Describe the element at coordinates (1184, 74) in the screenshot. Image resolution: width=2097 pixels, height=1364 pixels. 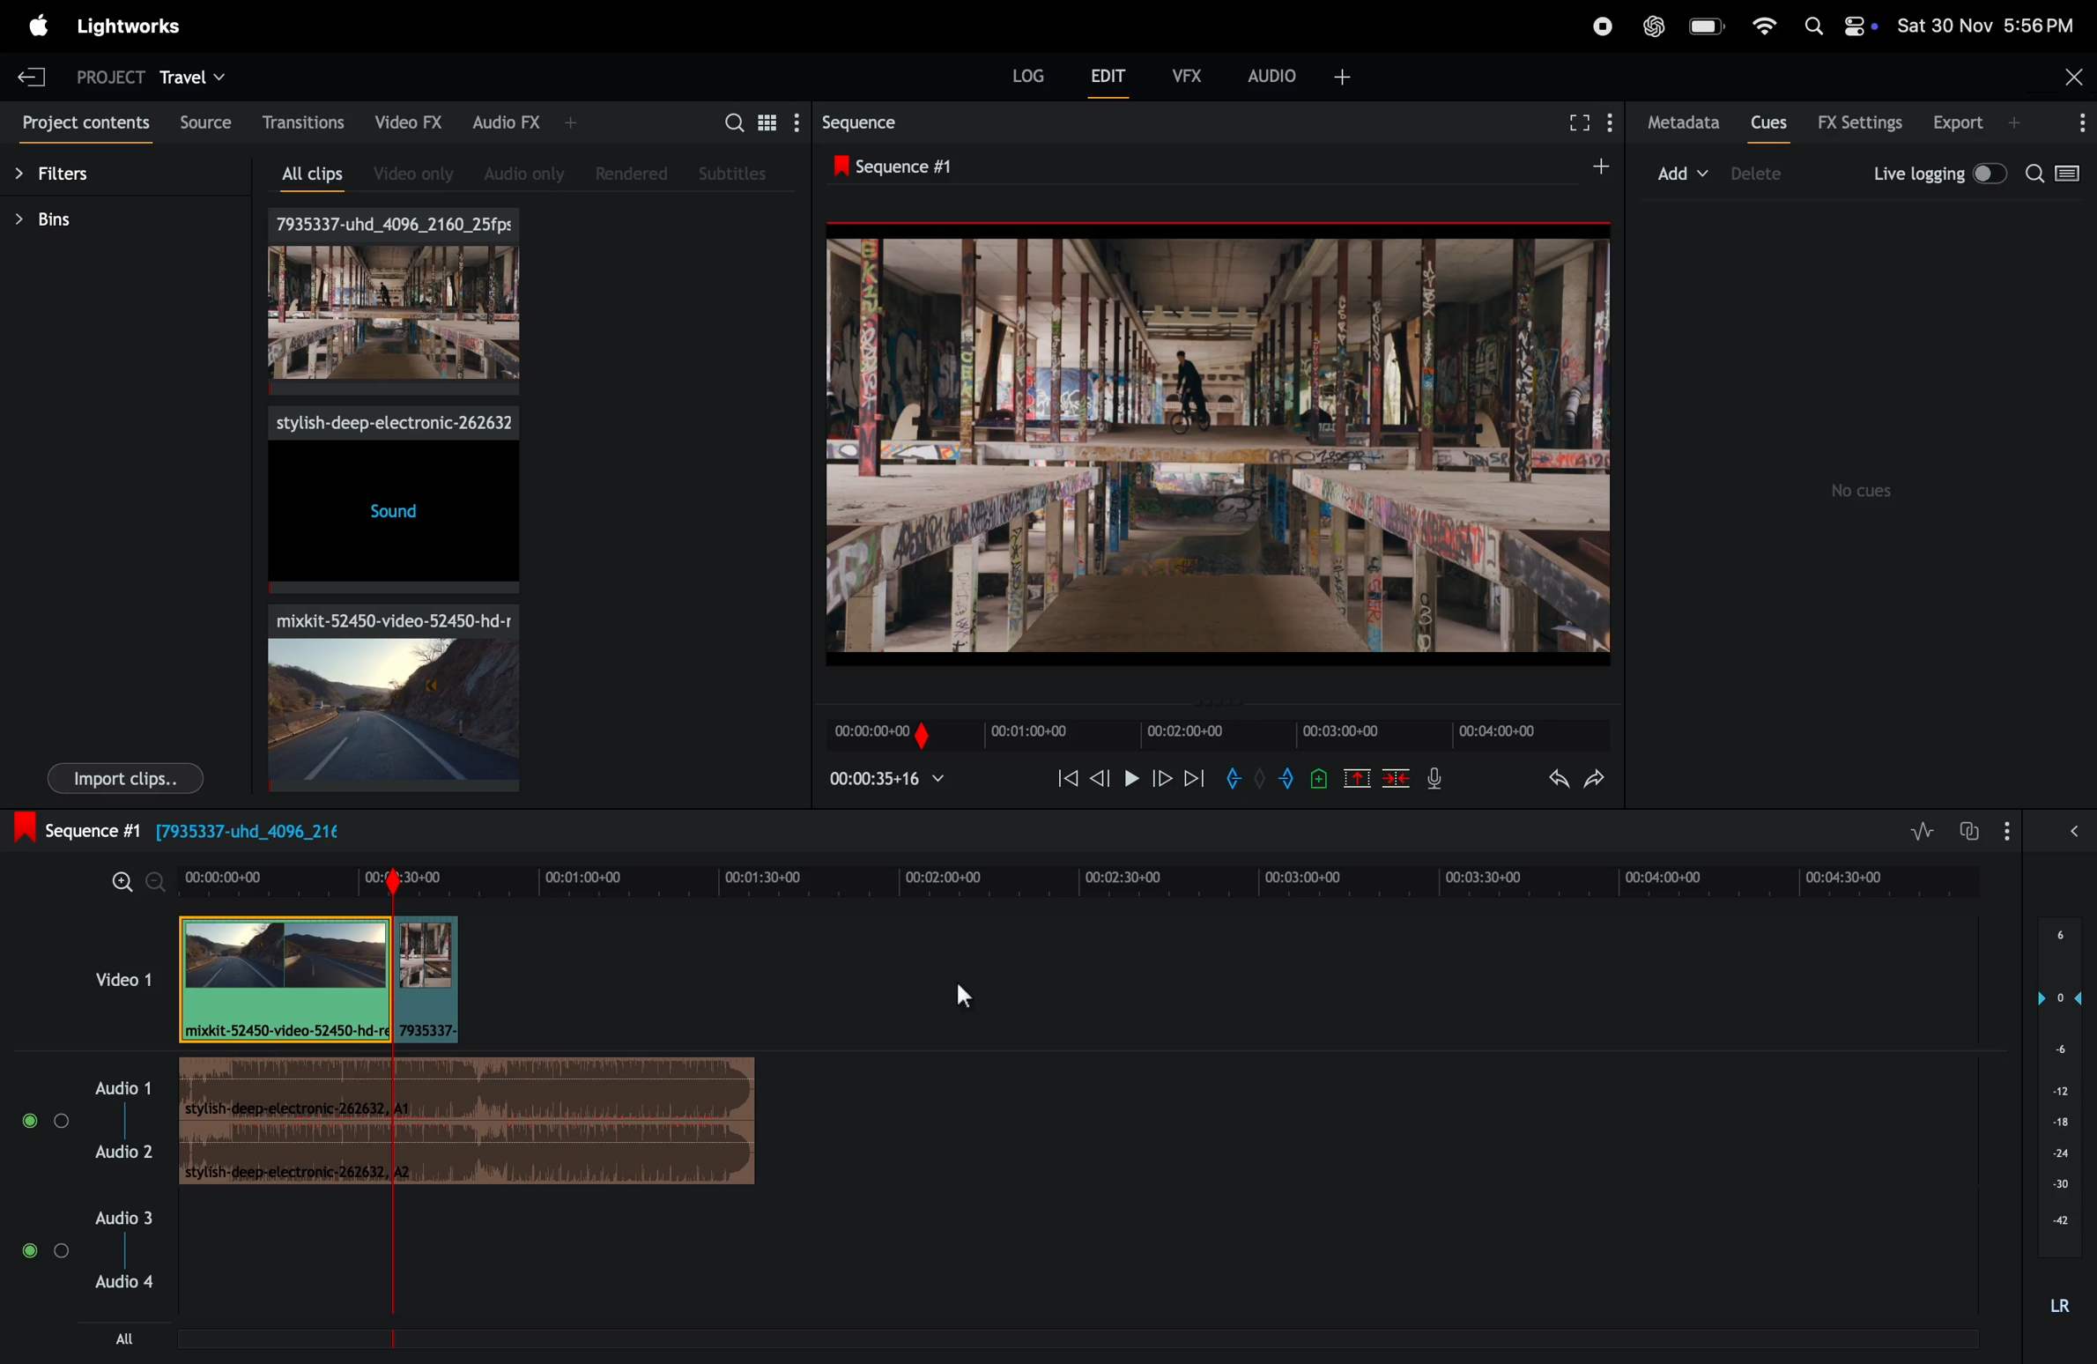
I see `vfx` at that location.